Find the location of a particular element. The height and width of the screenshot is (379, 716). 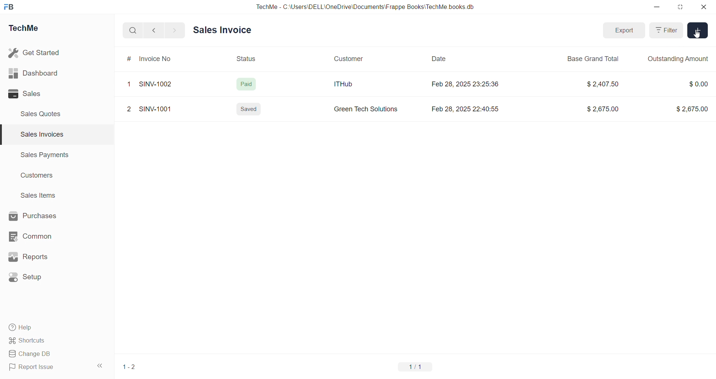

TechMe - C-\Users\DELL\OneDrive\Documents\Frappe Books'TechMe books db is located at coordinates (373, 6).